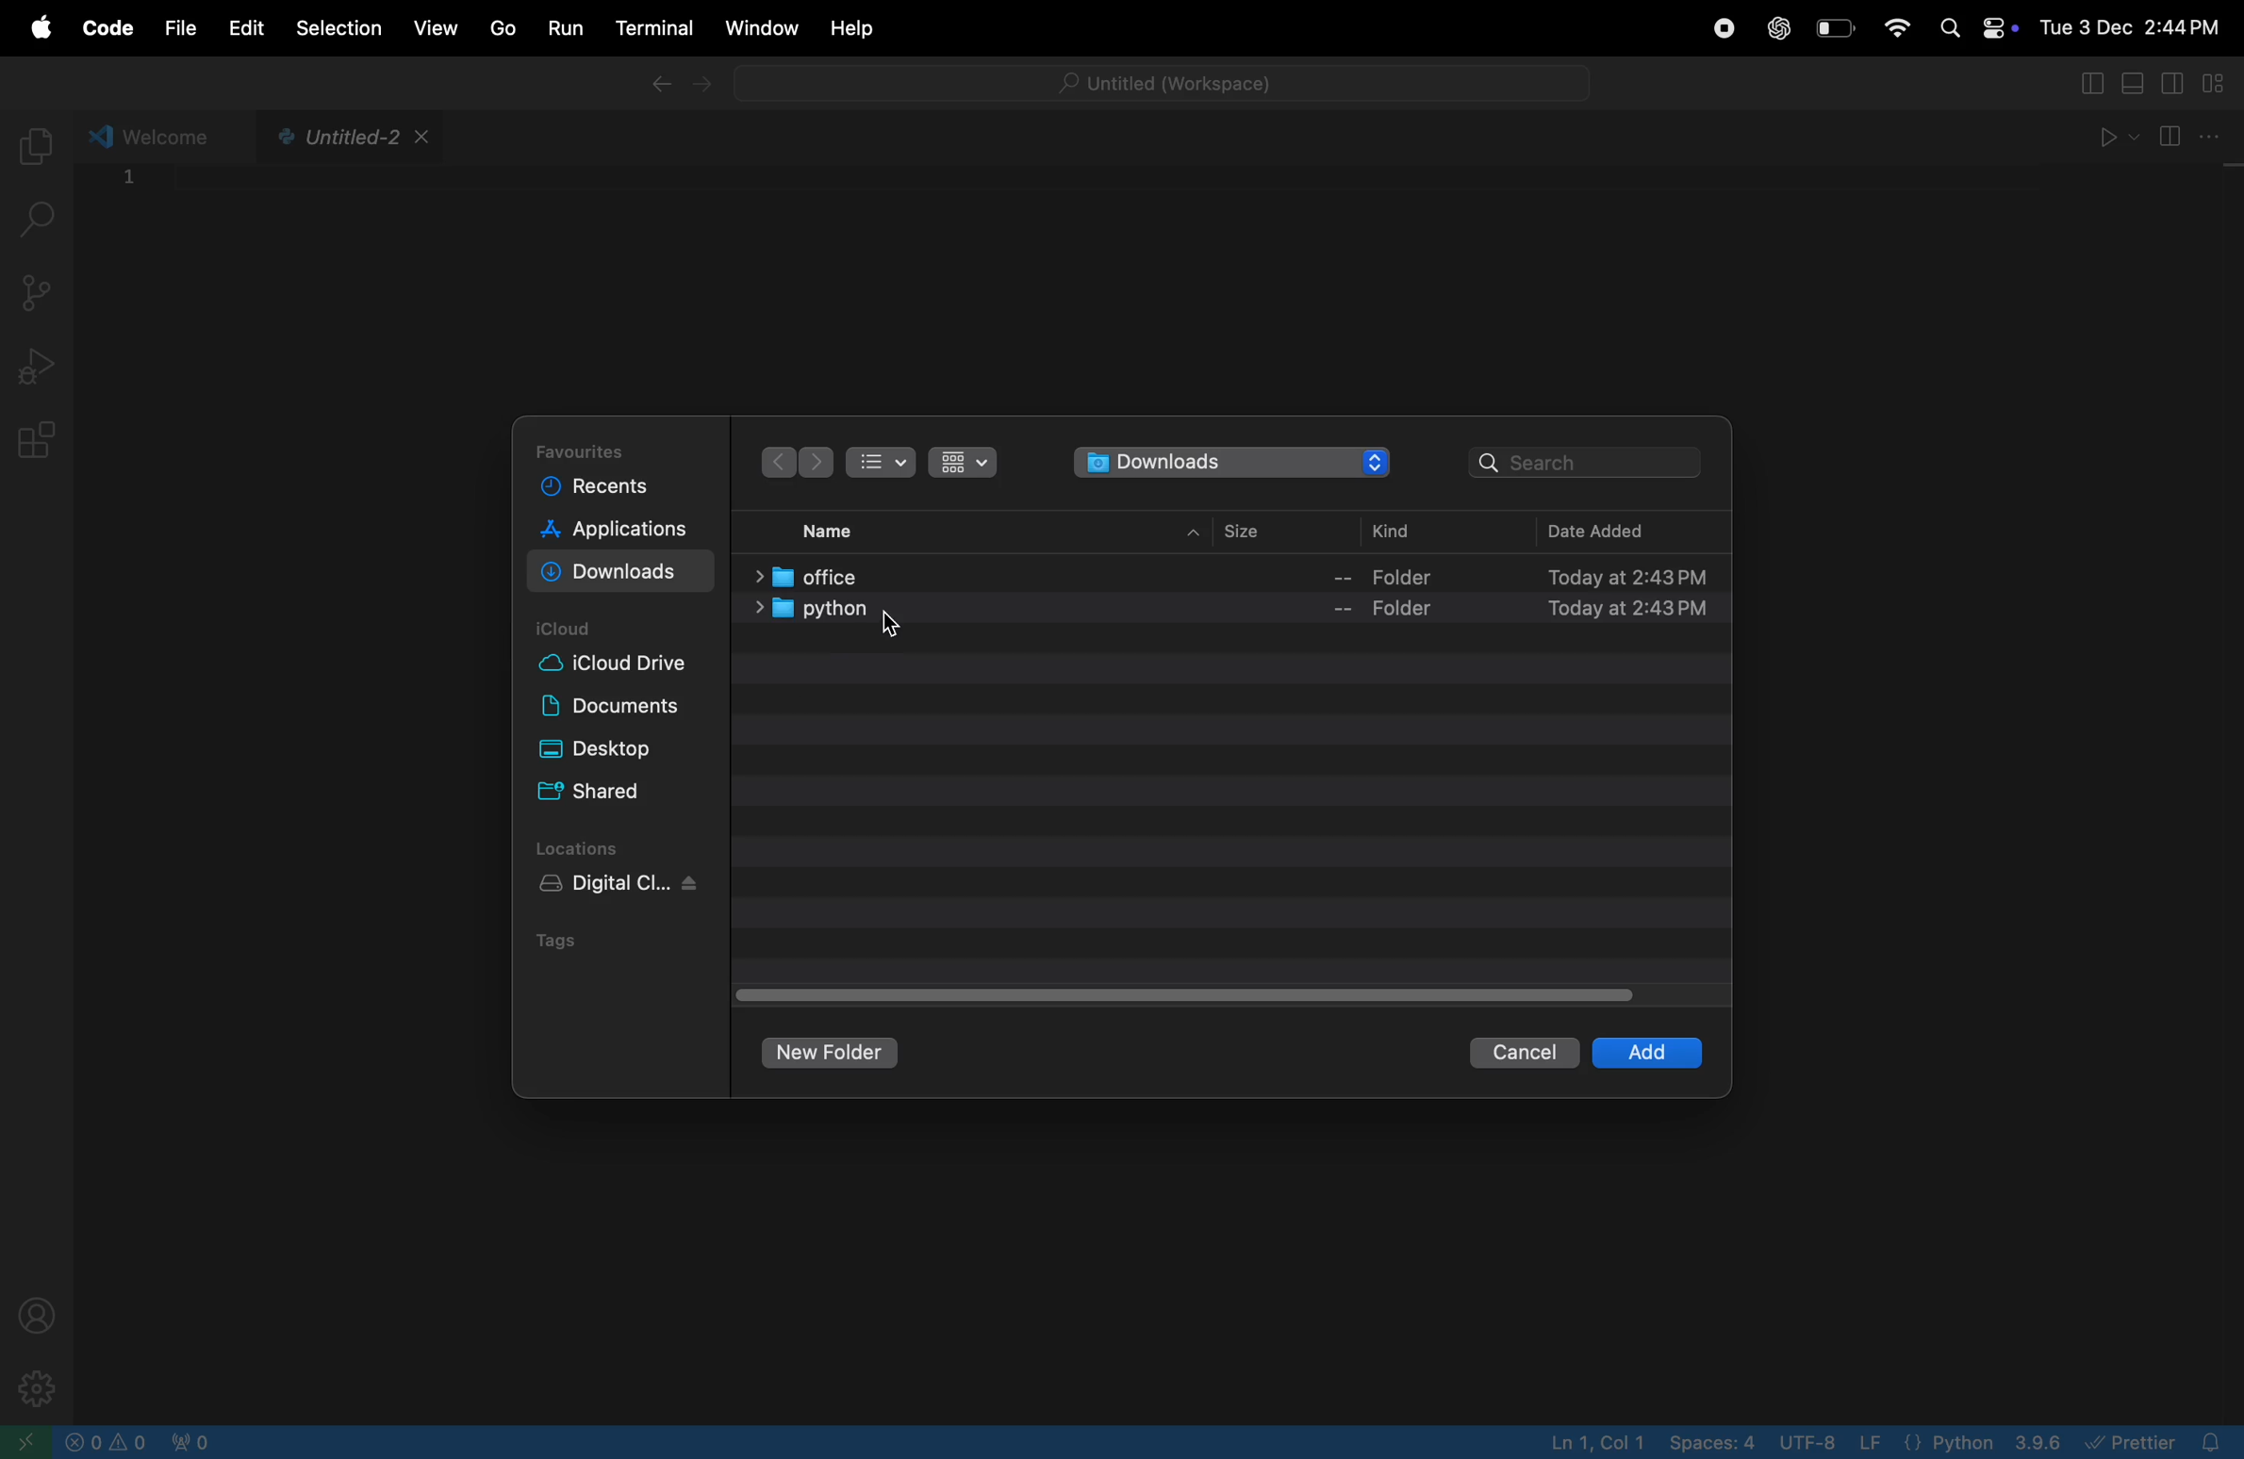  I want to click on date added, so click(1605, 531).